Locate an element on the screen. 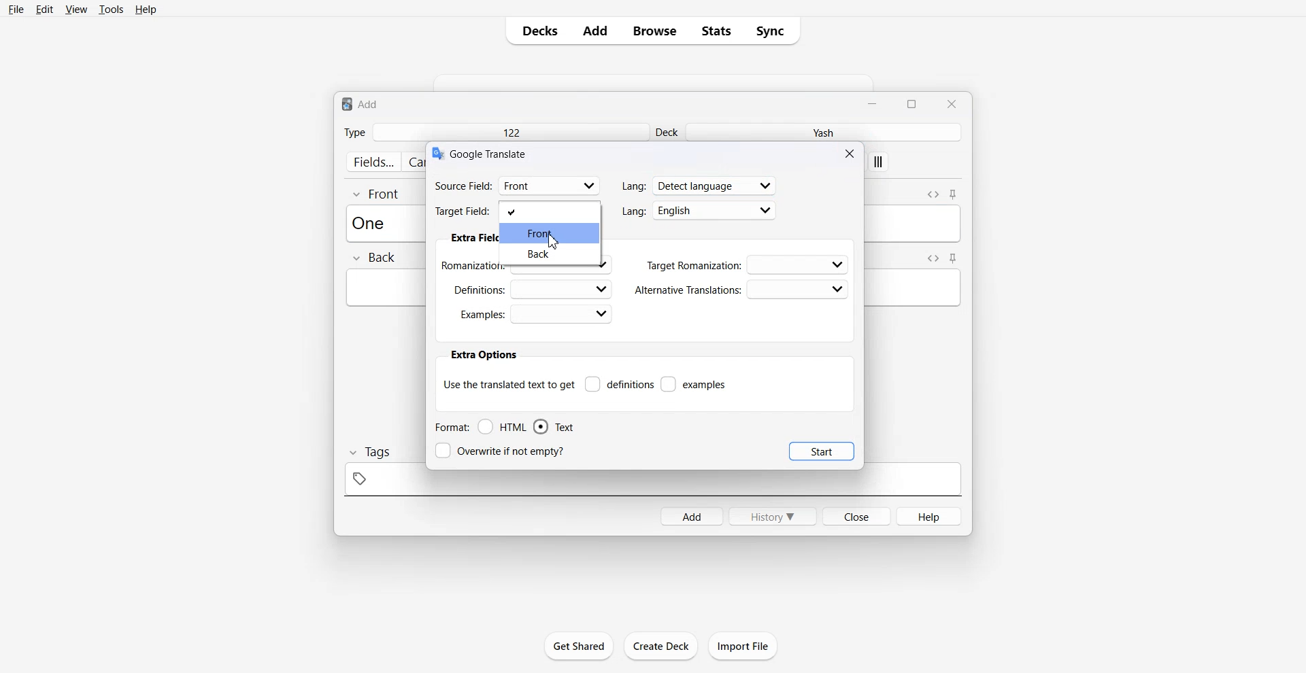  Overwrite if not empty is located at coordinates (503, 451).